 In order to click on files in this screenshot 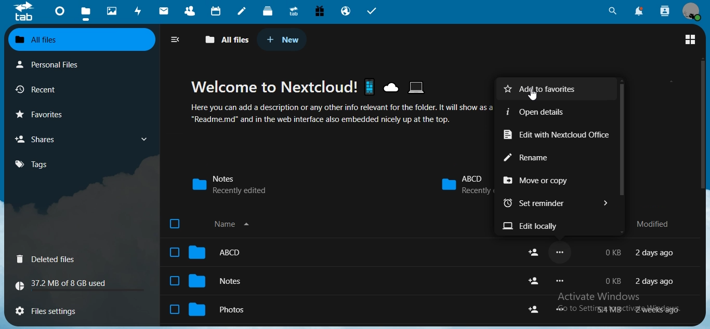, I will do `click(87, 10)`.